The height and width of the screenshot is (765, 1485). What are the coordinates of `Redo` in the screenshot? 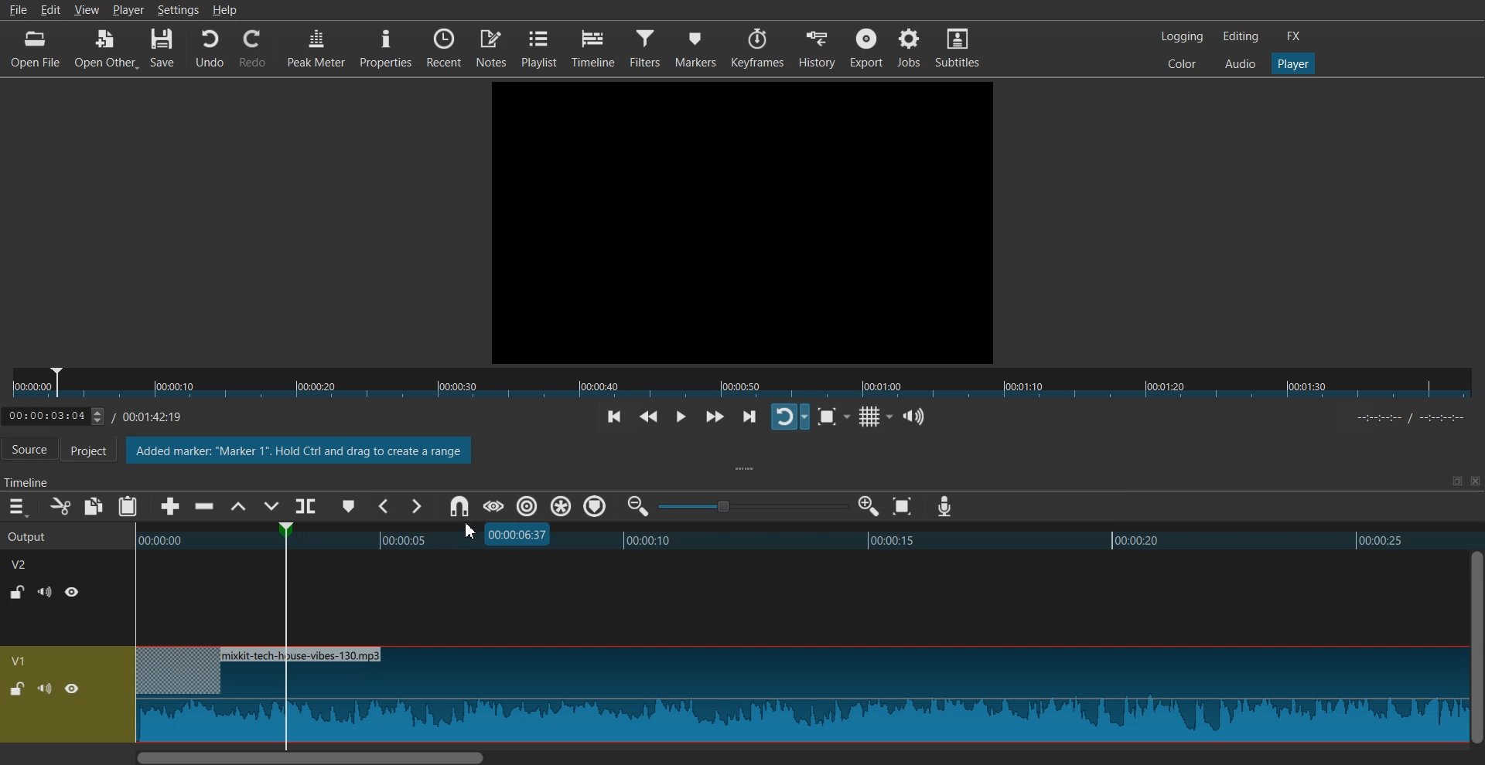 It's located at (253, 49).